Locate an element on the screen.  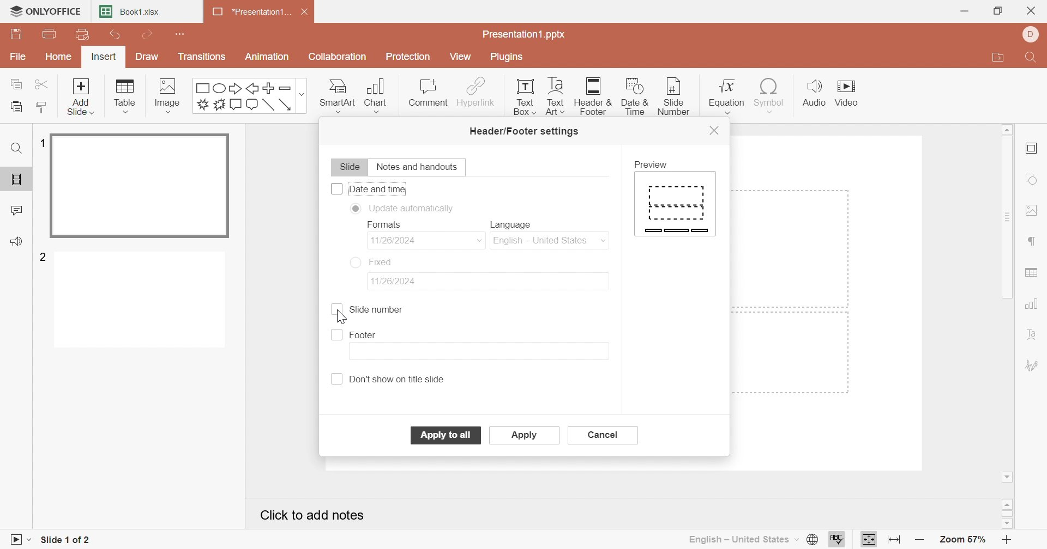
Comment is located at coordinates (427, 93).